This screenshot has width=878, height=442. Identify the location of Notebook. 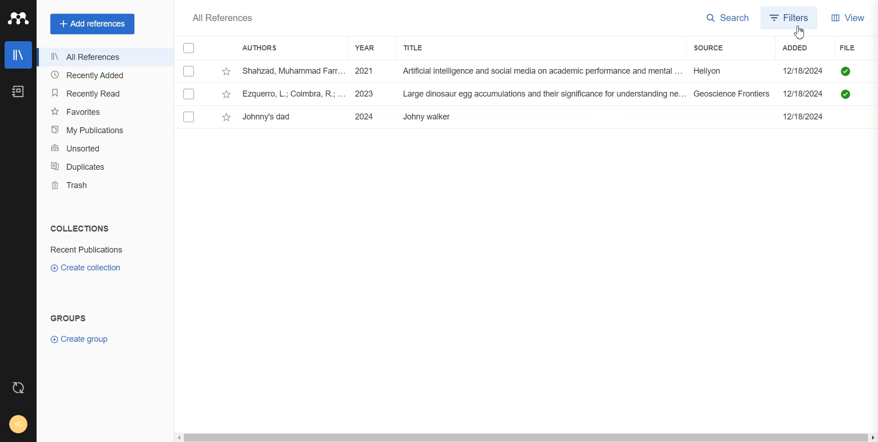
(18, 92).